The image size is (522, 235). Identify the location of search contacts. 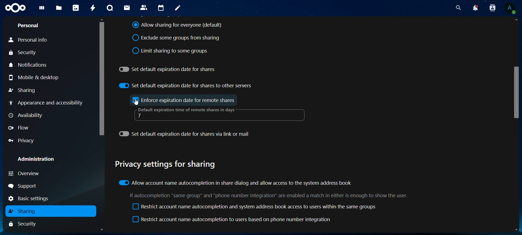
(492, 8).